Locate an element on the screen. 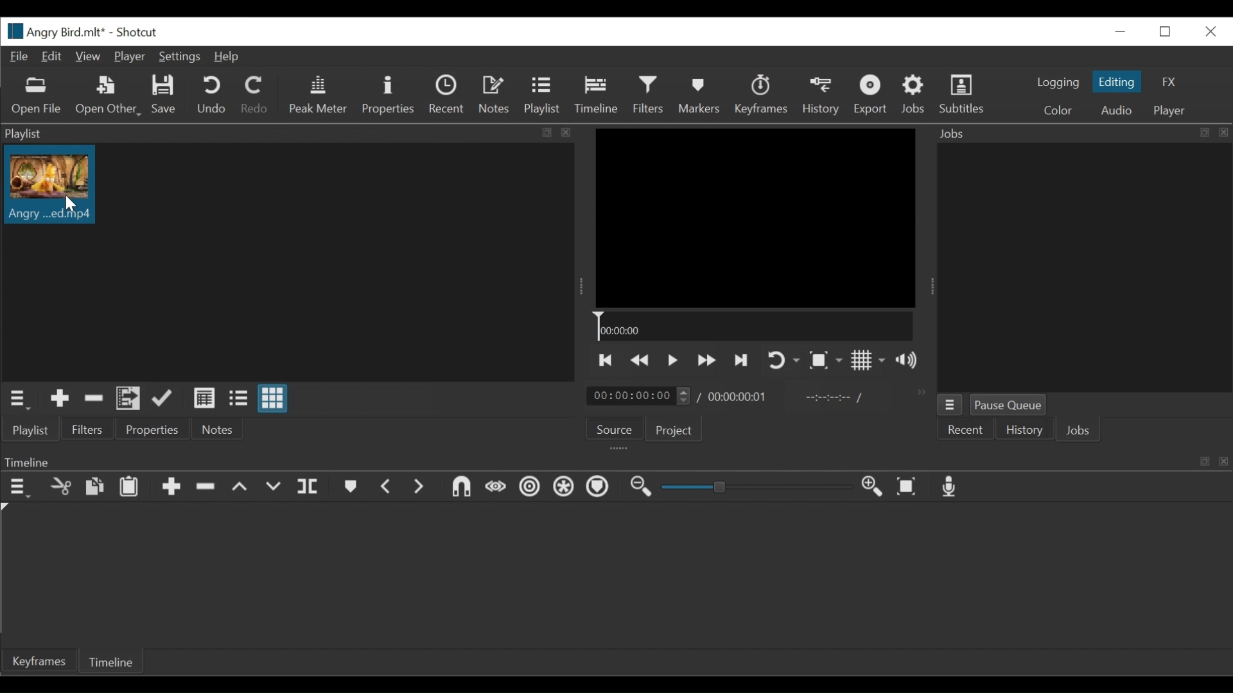 The image size is (1233, 693). Skip to the next point is located at coordinates (742, 361).